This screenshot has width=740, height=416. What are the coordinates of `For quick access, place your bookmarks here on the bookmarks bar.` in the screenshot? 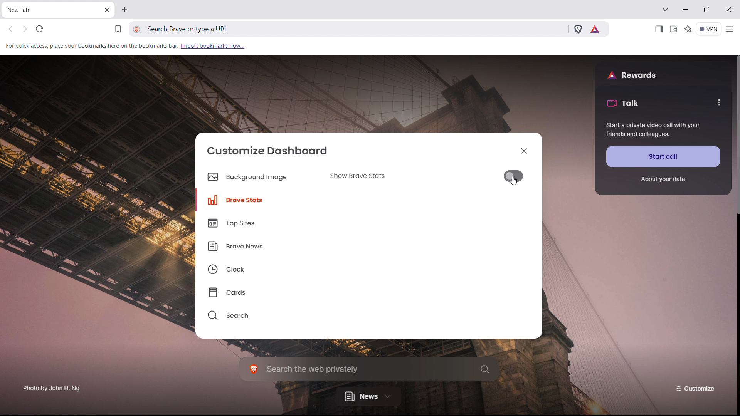 It's located at (91, 45).